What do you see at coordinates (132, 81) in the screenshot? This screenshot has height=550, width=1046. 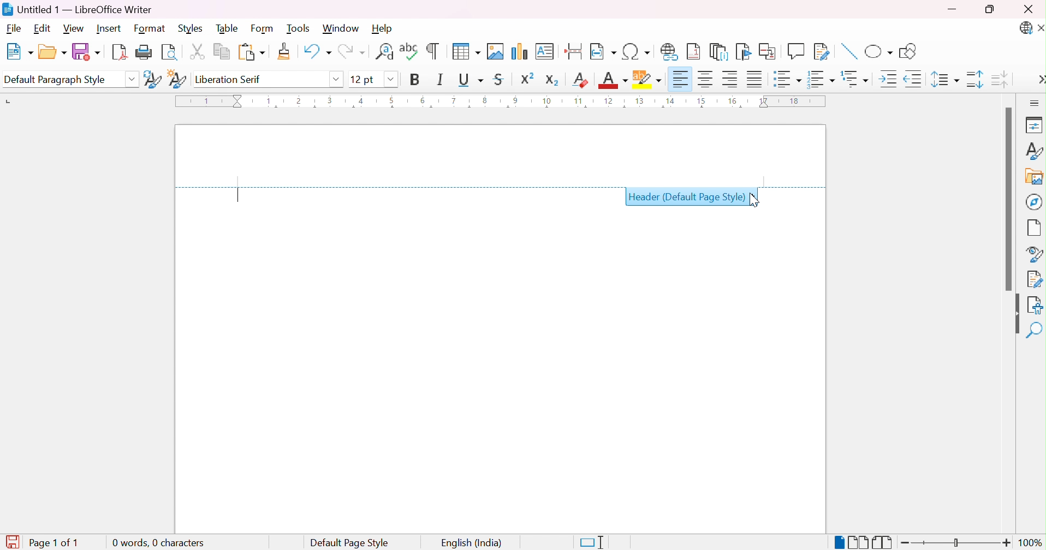 I see `Drop down` at bounding box center [132, 81].